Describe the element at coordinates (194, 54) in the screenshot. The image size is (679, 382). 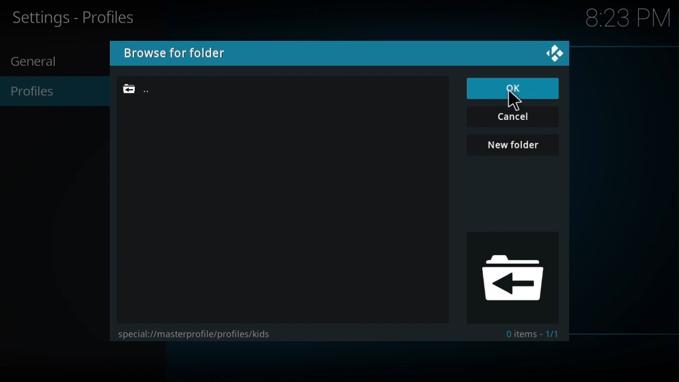
I see `Browse for folder` at that location.